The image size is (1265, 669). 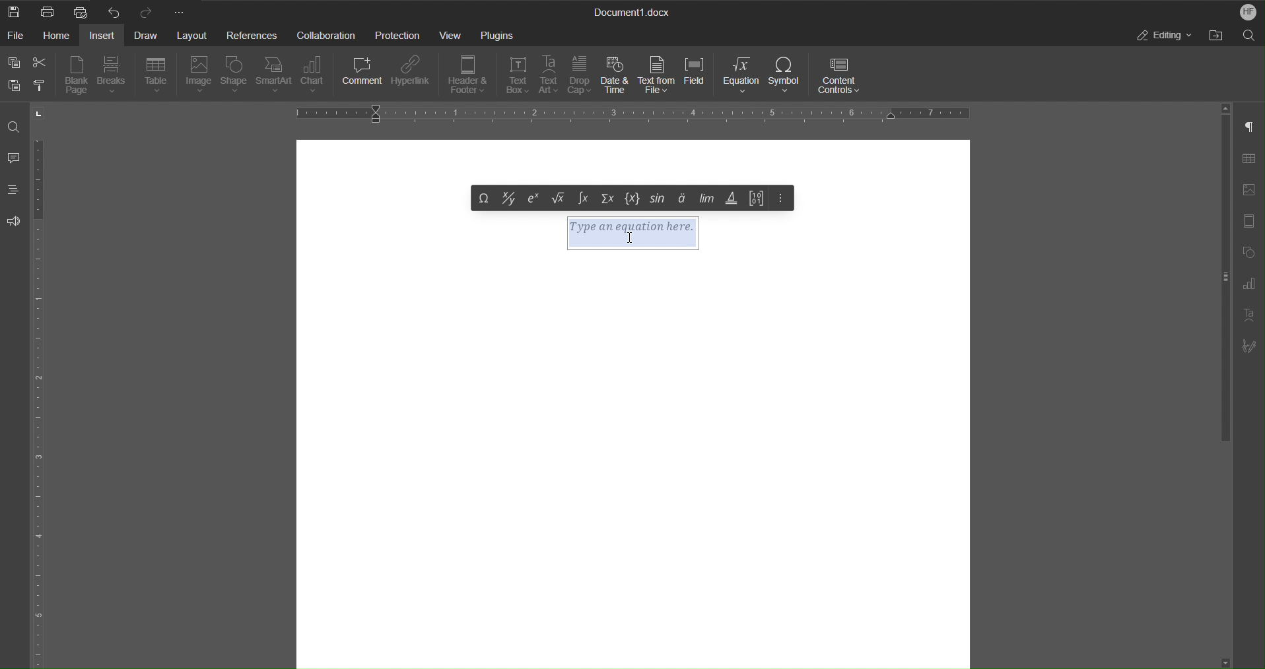 What do you see at coordinates (606, 198) in the screenshot?
I see `Summation` at bounding box center [606, 198].